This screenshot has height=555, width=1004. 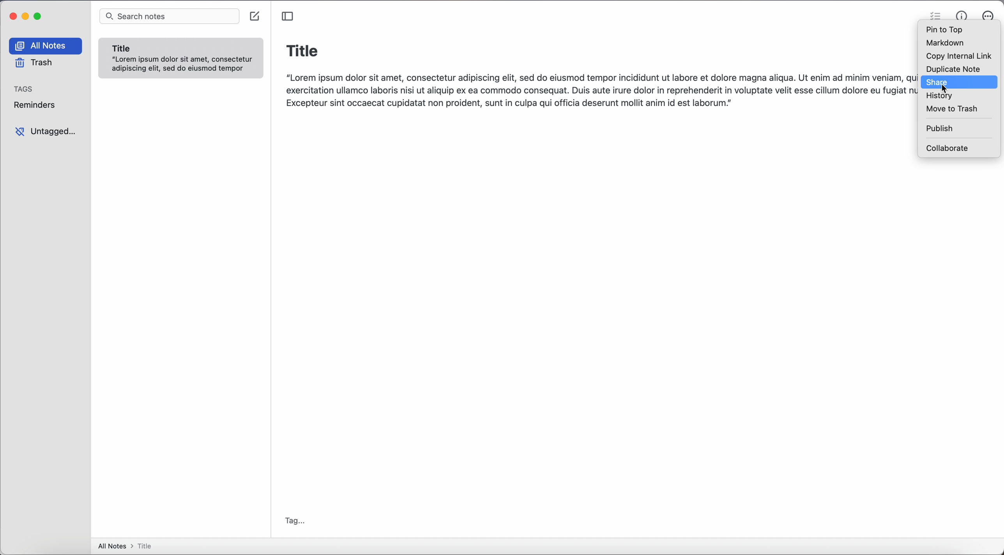 What do you see at coordinates (947, 147) in the screenshot?
I see `collaborate` at bounding box center [947, 147].